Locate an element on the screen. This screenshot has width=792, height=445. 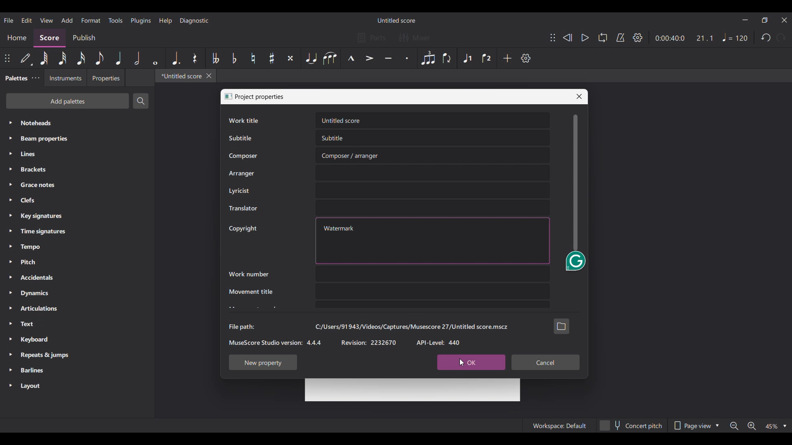
Window logo is located at coordinates (228, 96).